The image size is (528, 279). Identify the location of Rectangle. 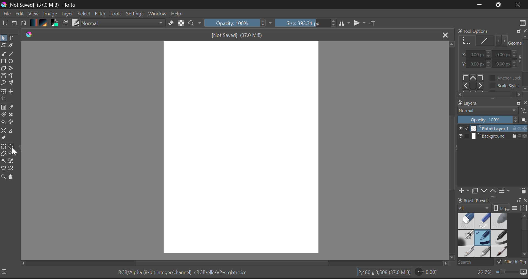
(4, 62).